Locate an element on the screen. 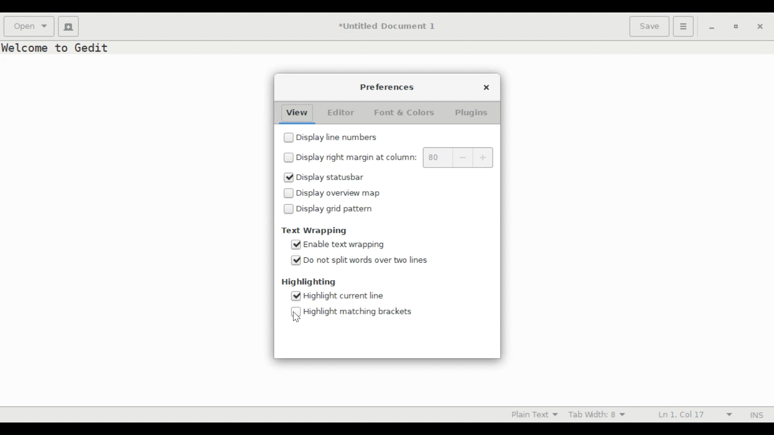  checkbox is located at coordinates (289, 137).